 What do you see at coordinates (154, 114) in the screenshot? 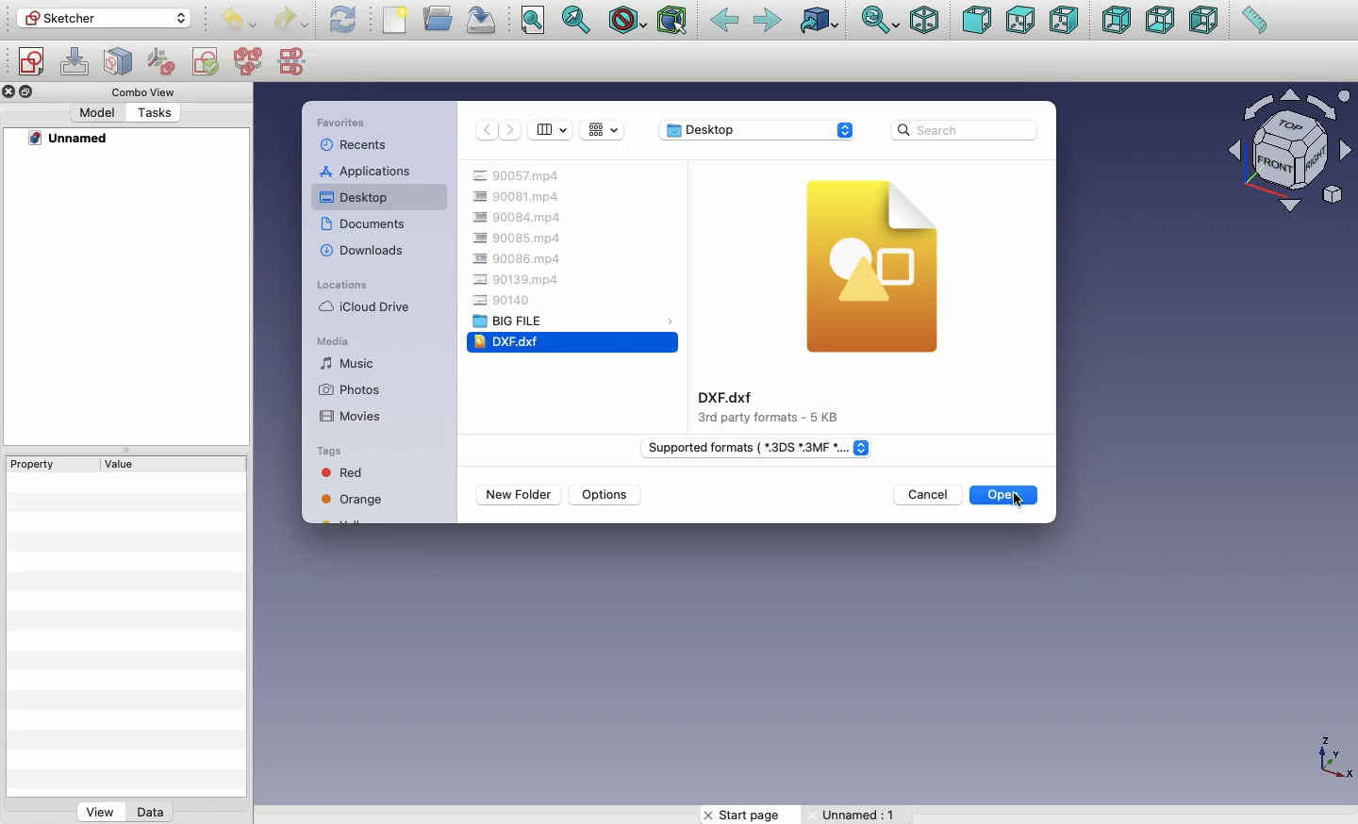
I see `Tasks` at bounding box center [154, 114].